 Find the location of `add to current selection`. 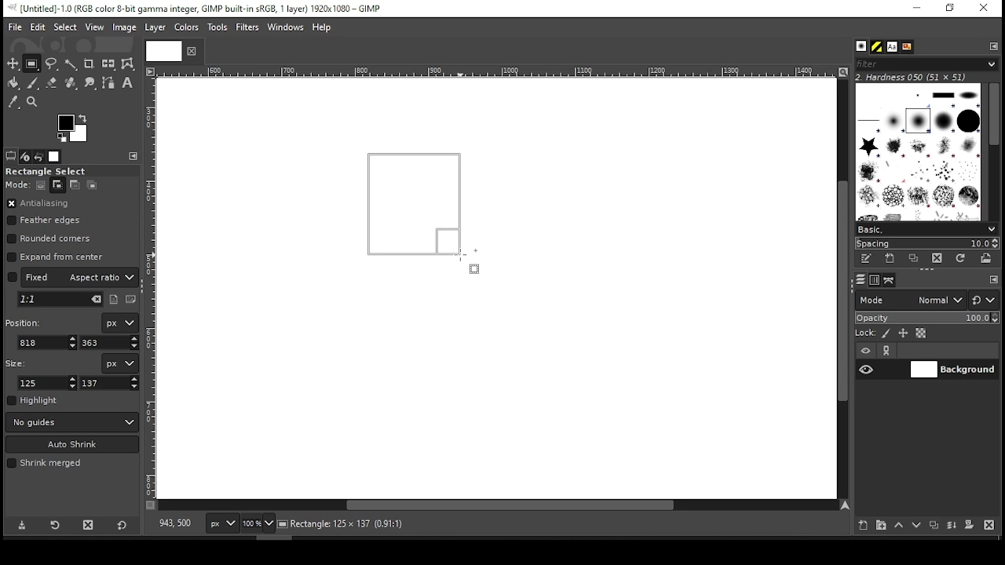

add to current selection is located at coordinates (58, 185).